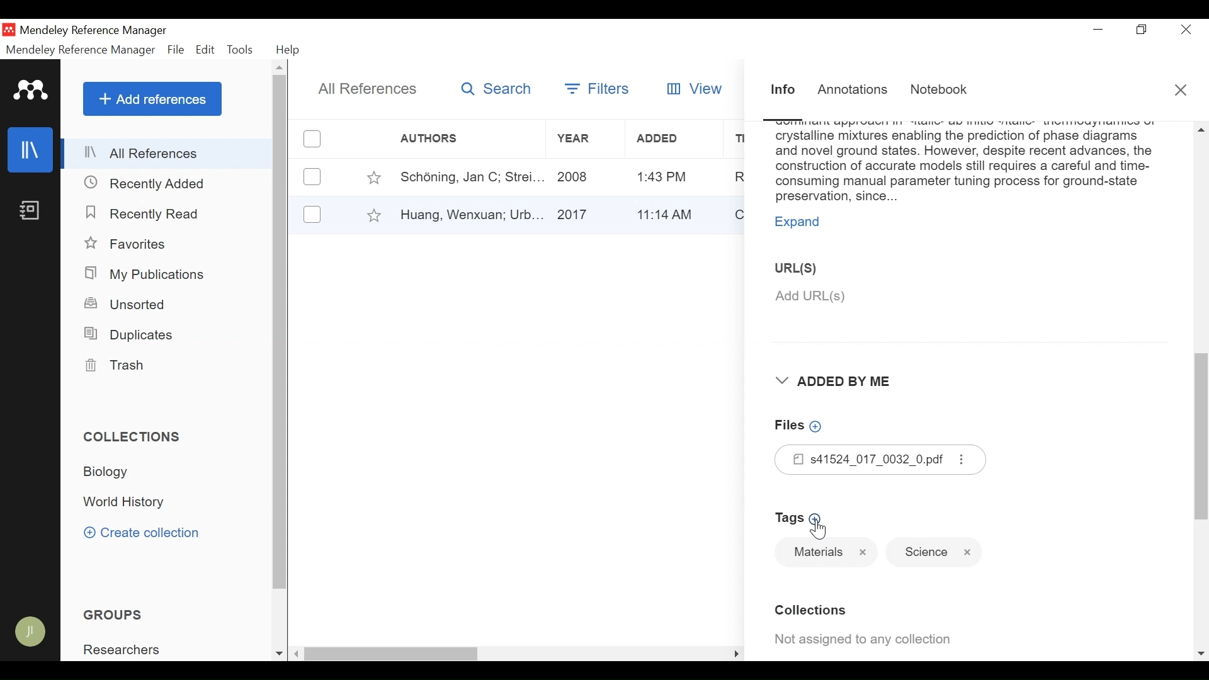 This screenshot has width=1209, height=680. Describe the element at coordinates (883, 297) in the screenshot. I see `Add URL(S)` at that location.